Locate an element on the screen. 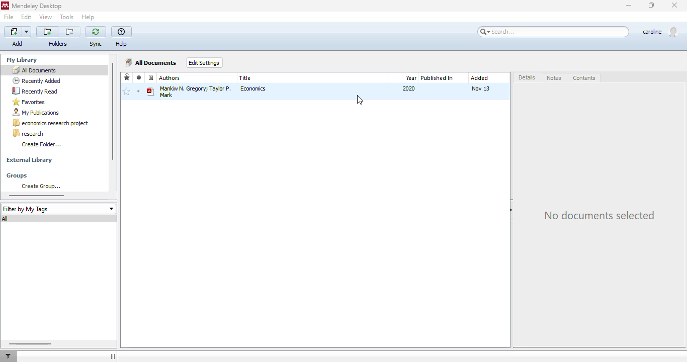 This screenshot has width=687, height=362. create folder is located at coordinates (43, 144).